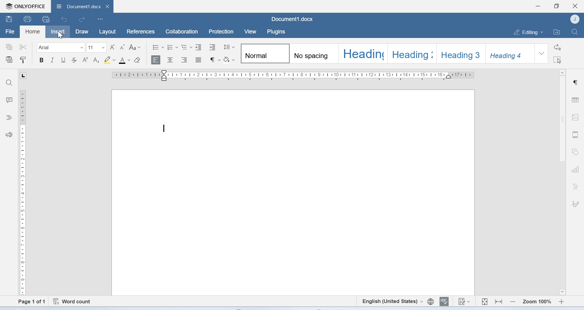  Describe the element at coordinates (836, 110) in the screenshot. I see `Scroll up` at that location.